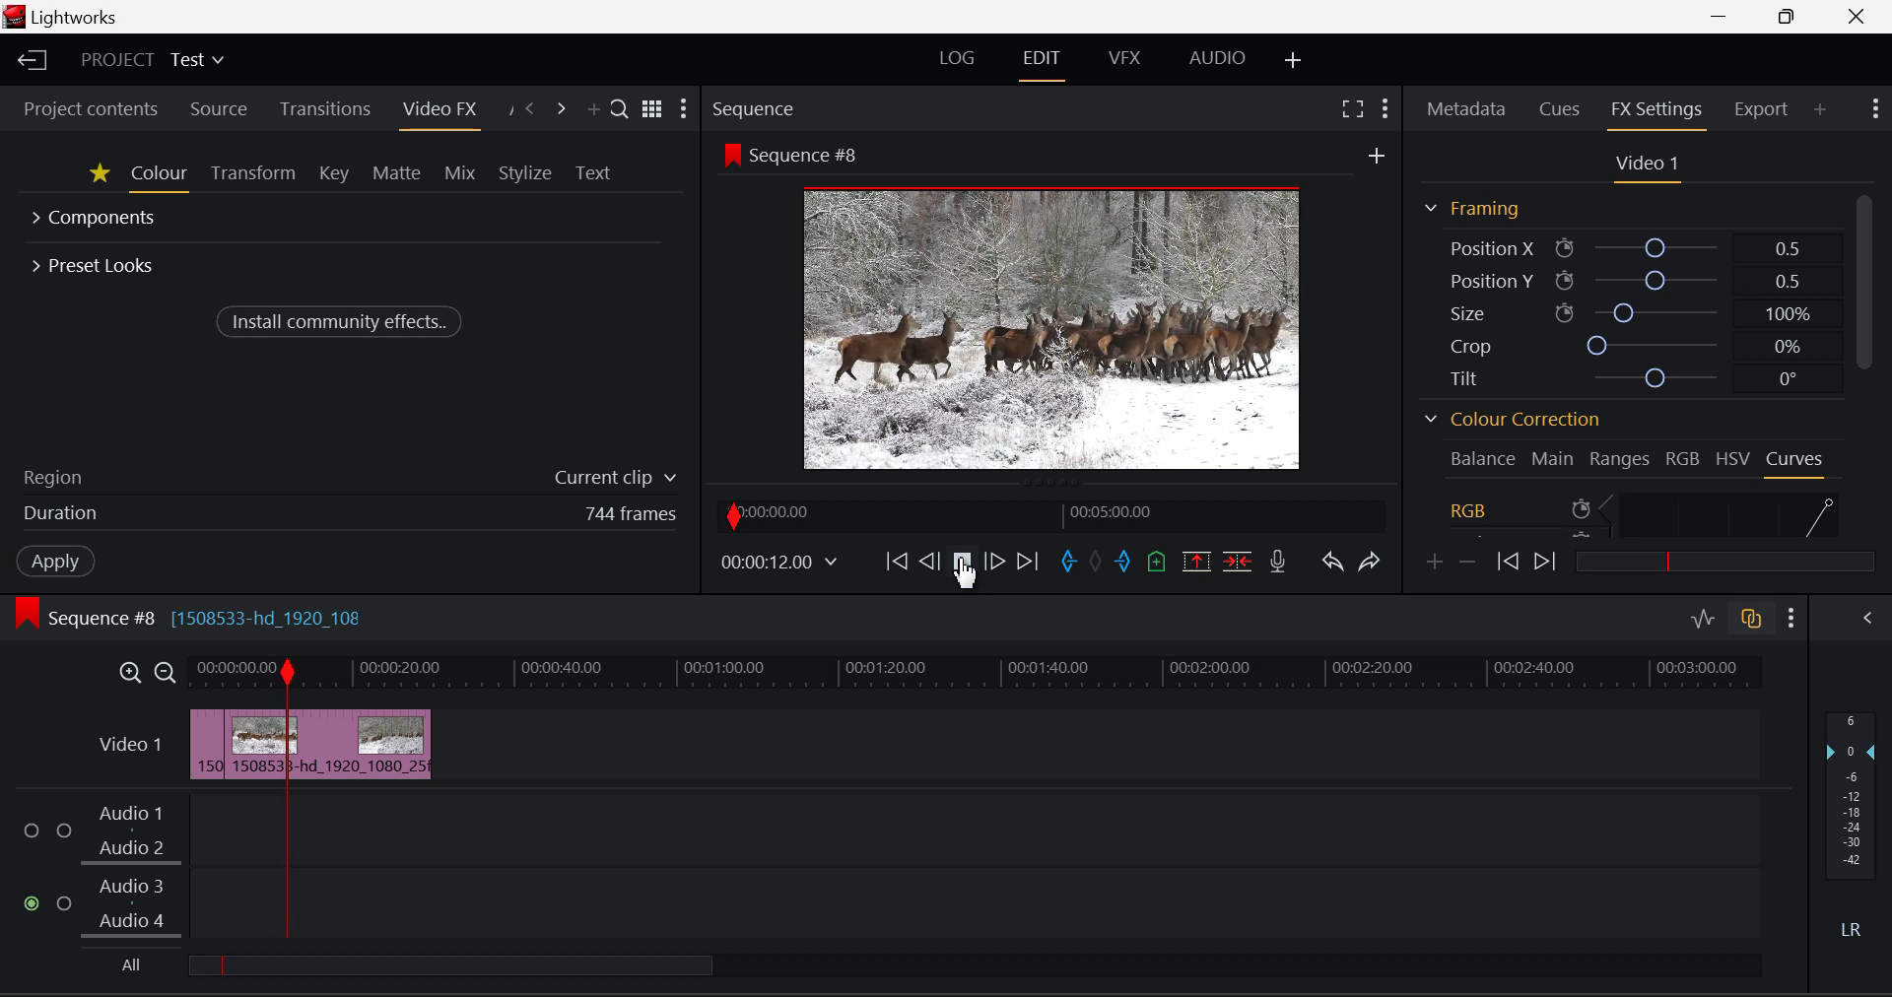 Image resolution: width=1892 pixels, height=997 pixels. Describe the element at coordinates (164, 673) in the screenshot. I see `Timeline Zoom Out` at that location.